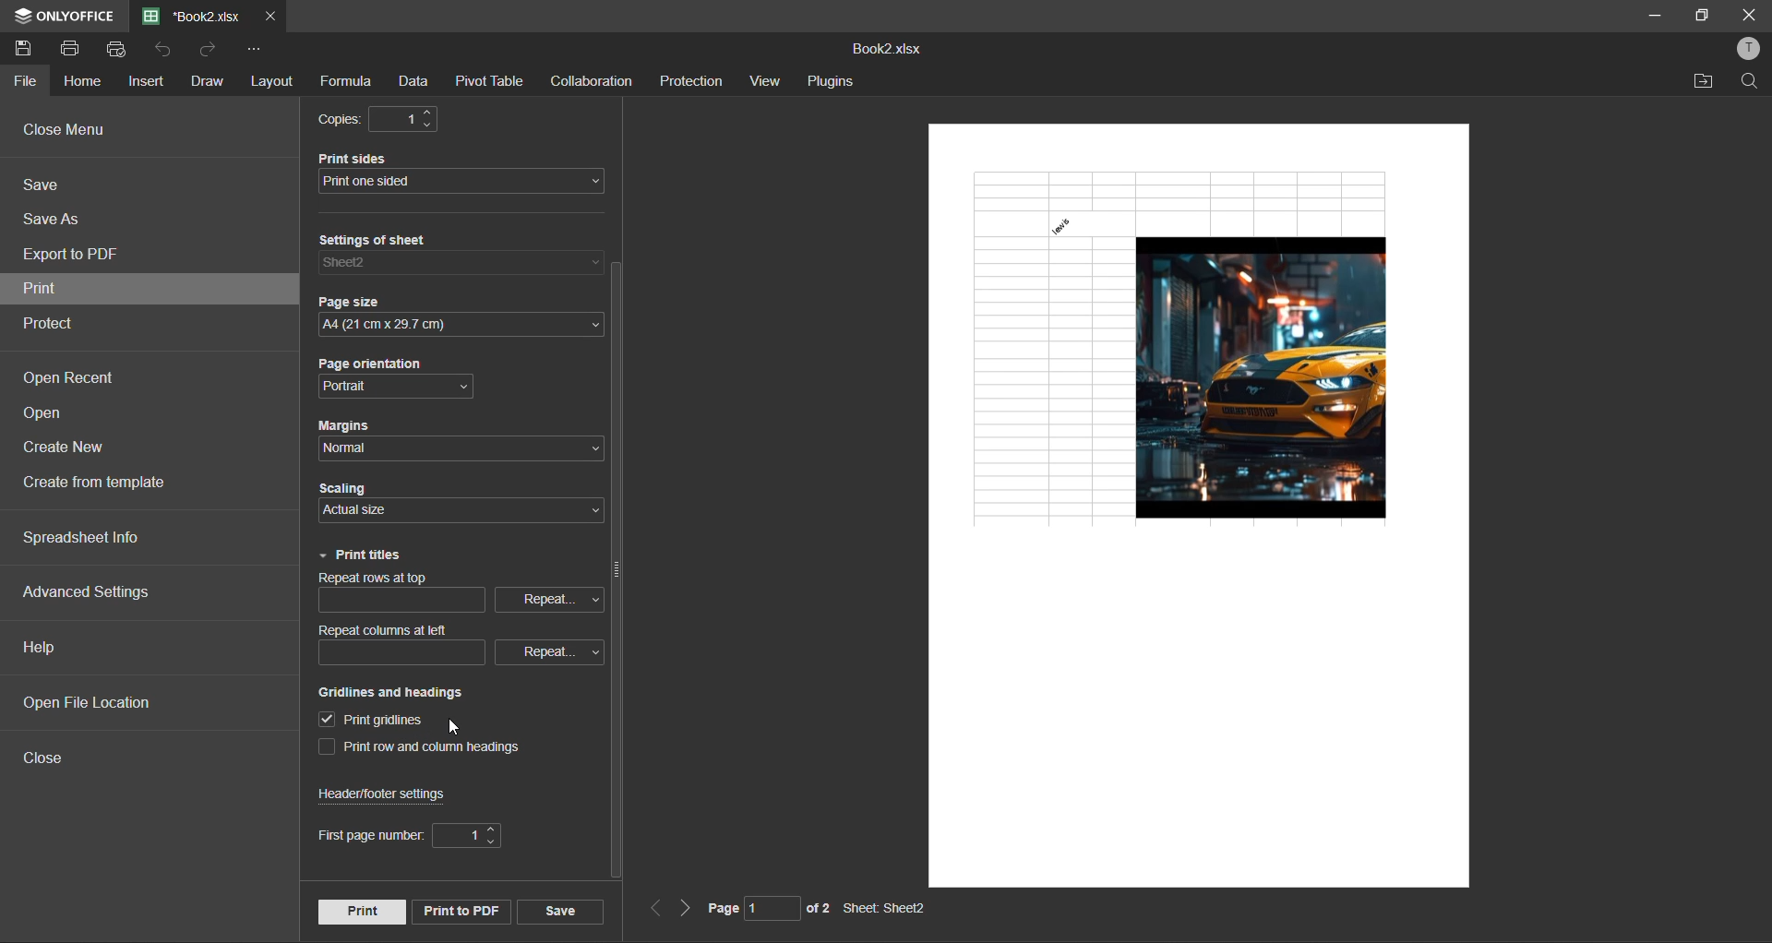 The width and height of the screenshot is (1772, 943). Describe the element at coordinates (358, 388) in the screenshot. I see `portrait` at that location.